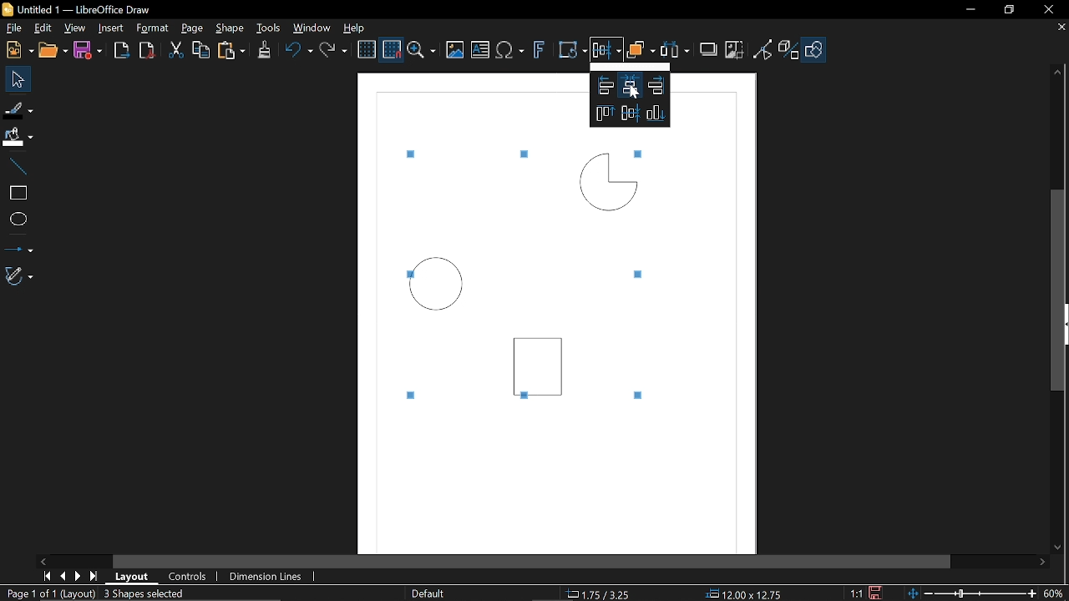 The image size is (1069, 601). What do you see at coordinates (16, 80) in the screenshot?
I see `Select` at bounding box center [16, 80].